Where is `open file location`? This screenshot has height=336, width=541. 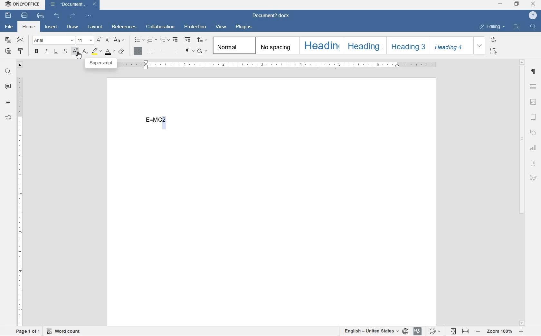 open file location is located at coordinates (517, 26).